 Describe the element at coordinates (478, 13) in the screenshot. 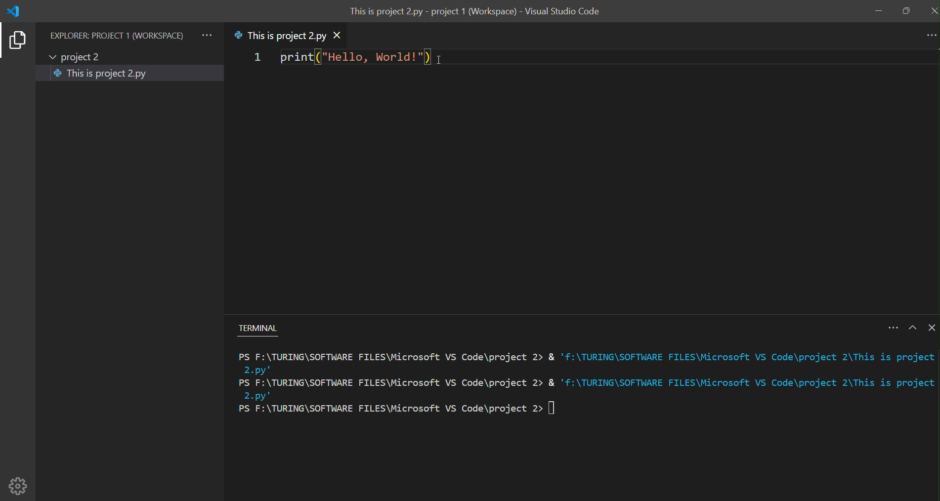

I see `title` at that location.